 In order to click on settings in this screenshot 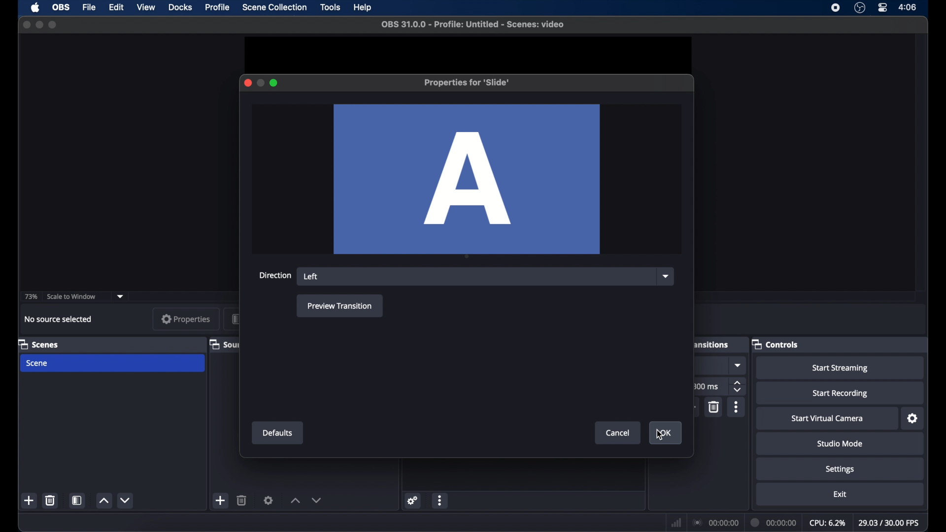, I will do `click(913, 419)`.